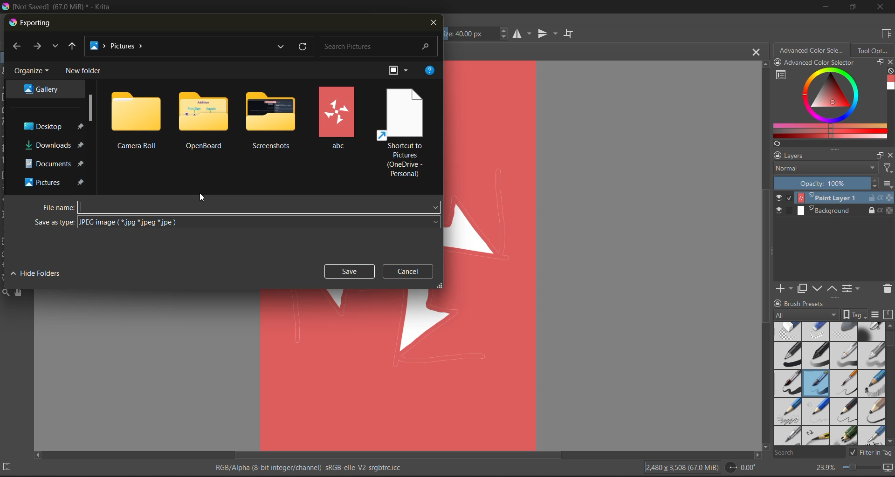 Image resolution: width=895 pixels, height=477 pixels. I want to click on map the canvas, so click(887, 469).